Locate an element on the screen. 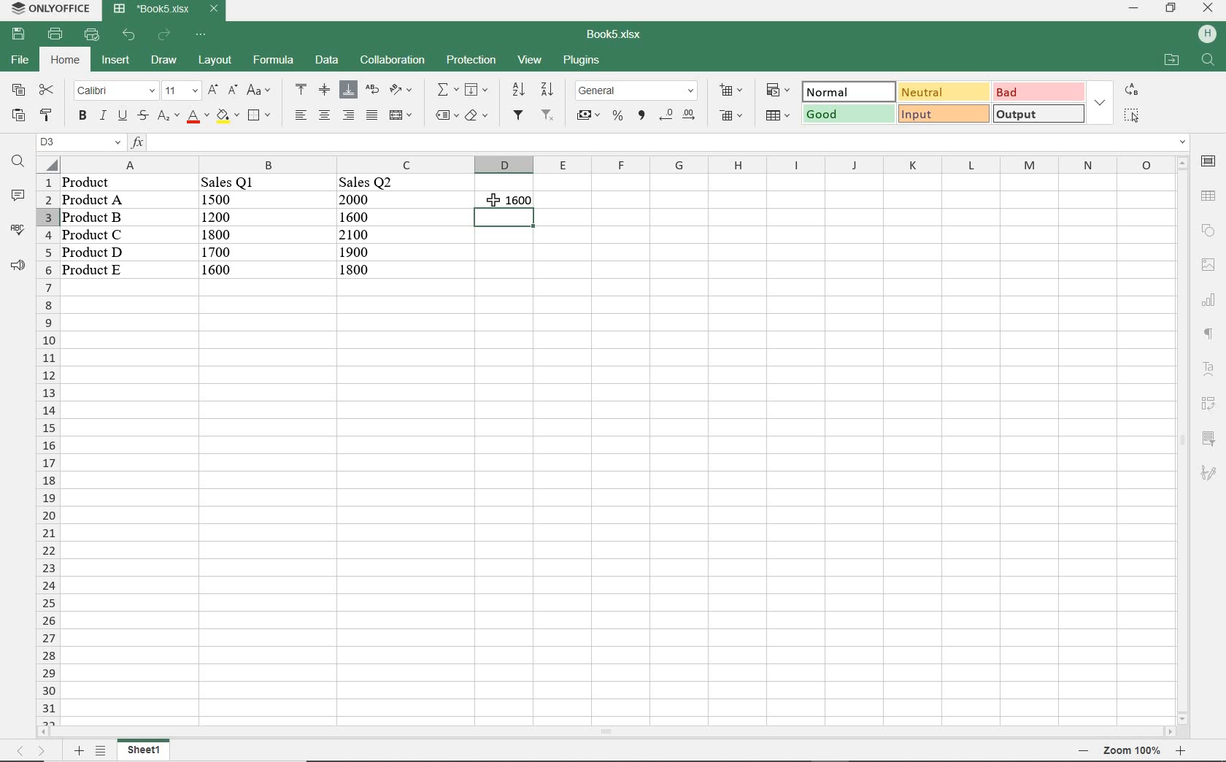 The image size is (1226, 762). collaboration is located at coordinates (392, 61).